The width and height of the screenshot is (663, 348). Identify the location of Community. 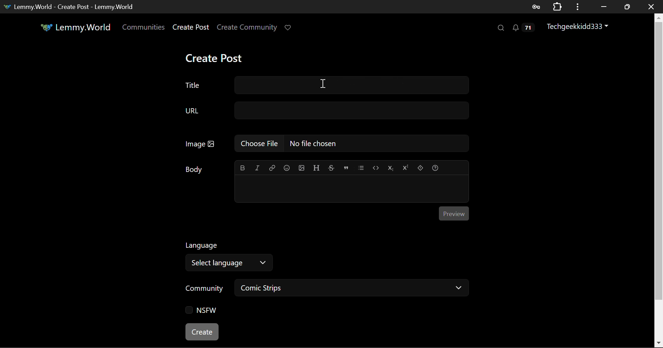
(204, 288).